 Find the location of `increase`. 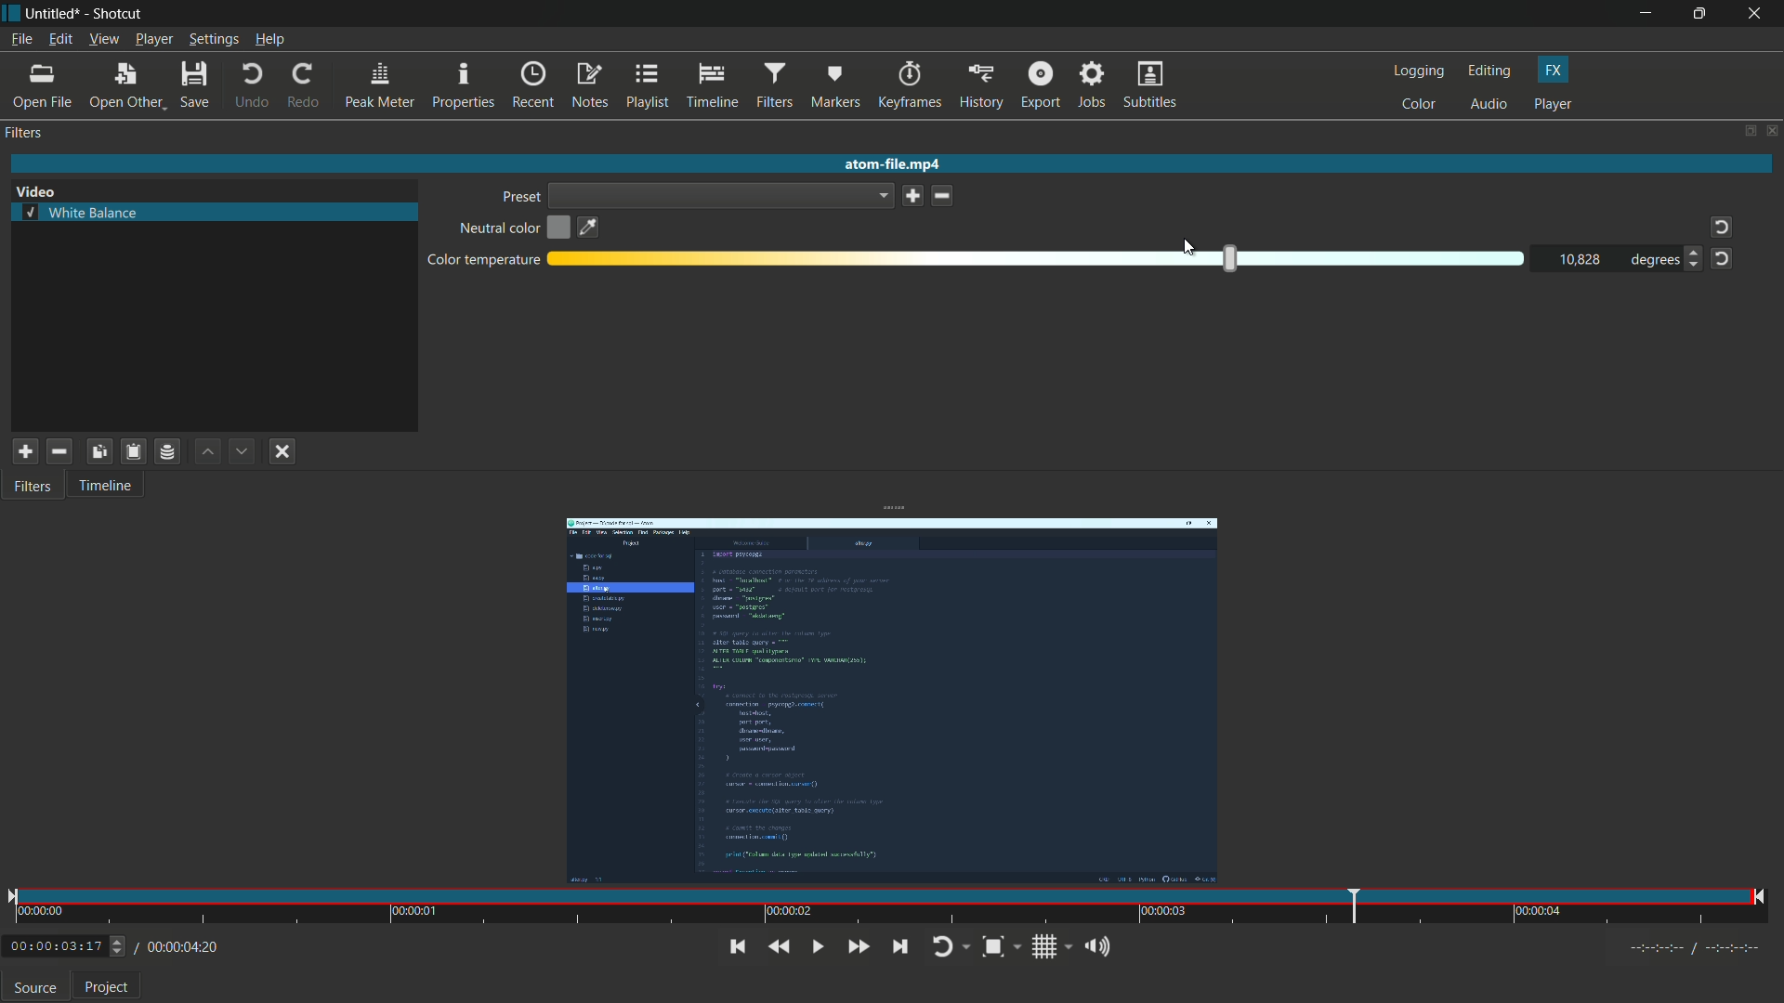

increase is located at coordinates (1691, 253).